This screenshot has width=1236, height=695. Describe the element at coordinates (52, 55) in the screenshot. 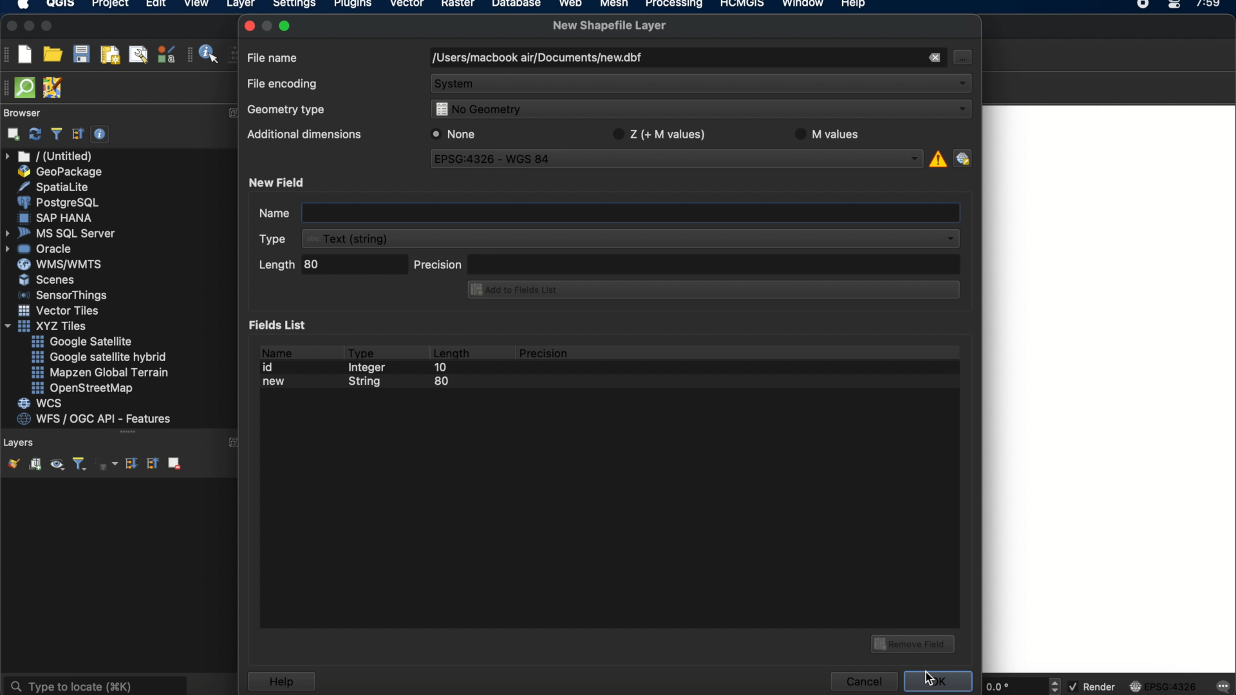

I see `open project` at that location.